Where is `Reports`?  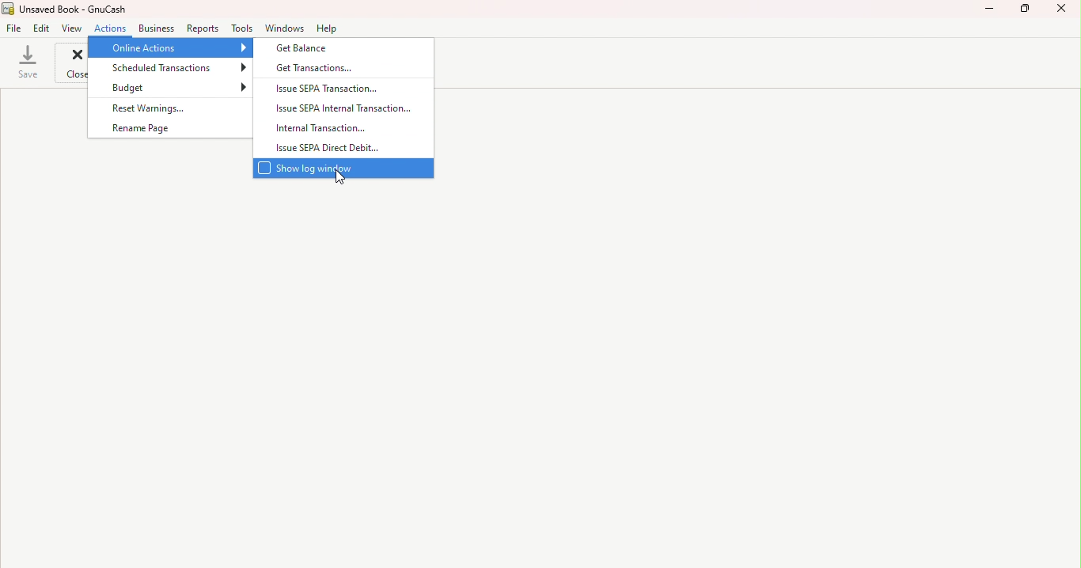 Reports is located at coordinates (201, 27).